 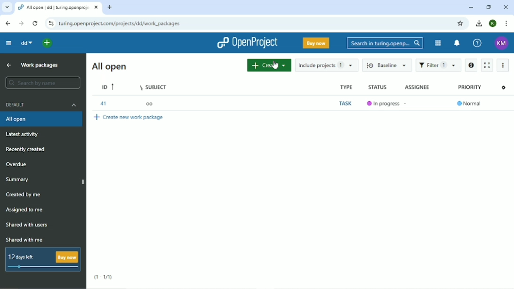 What do you see at coordinates (477, 43) in the screenshot?
I see `Help` at bounding box center [477, 43].